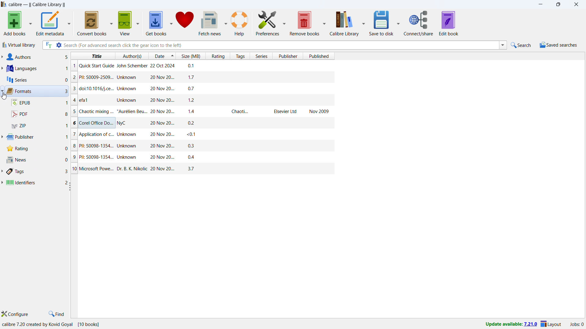 The image size is (586, 329). What do you see at coordinates (131, 55) in the screenshot?
I see `sort by author` at bounding box center [131, 55].